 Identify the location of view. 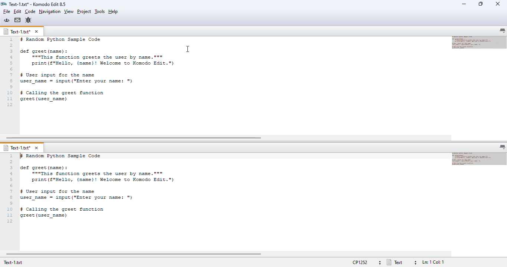
(69, 11).